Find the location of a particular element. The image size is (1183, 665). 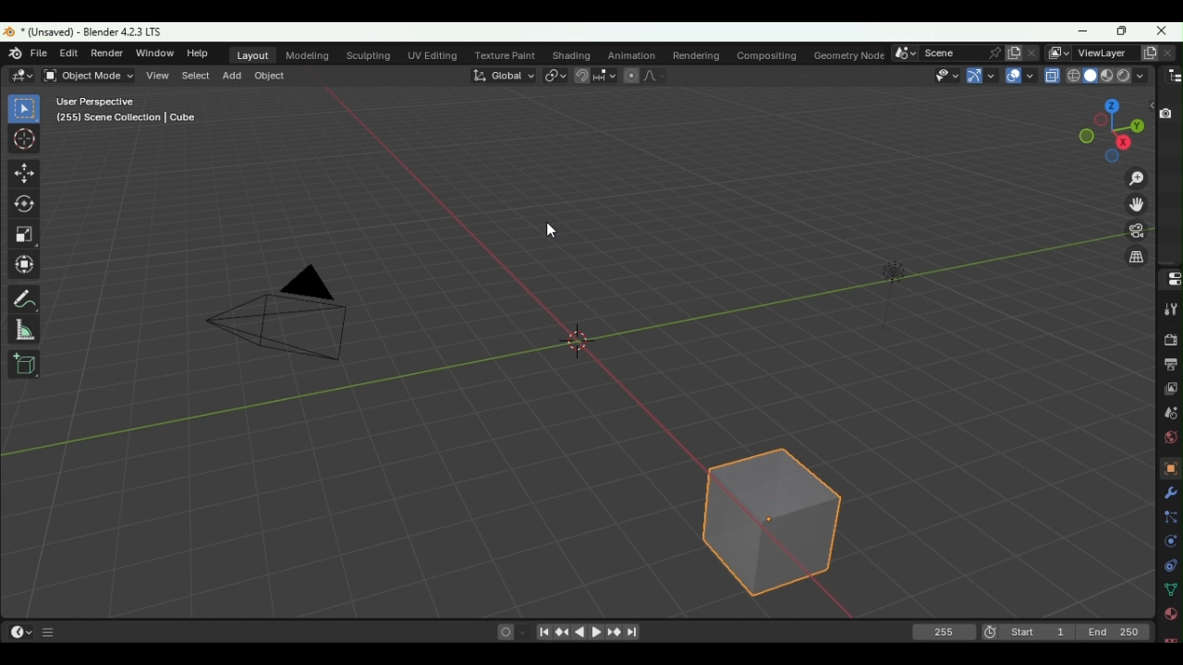

Close is located at coordinates (1163, 29).